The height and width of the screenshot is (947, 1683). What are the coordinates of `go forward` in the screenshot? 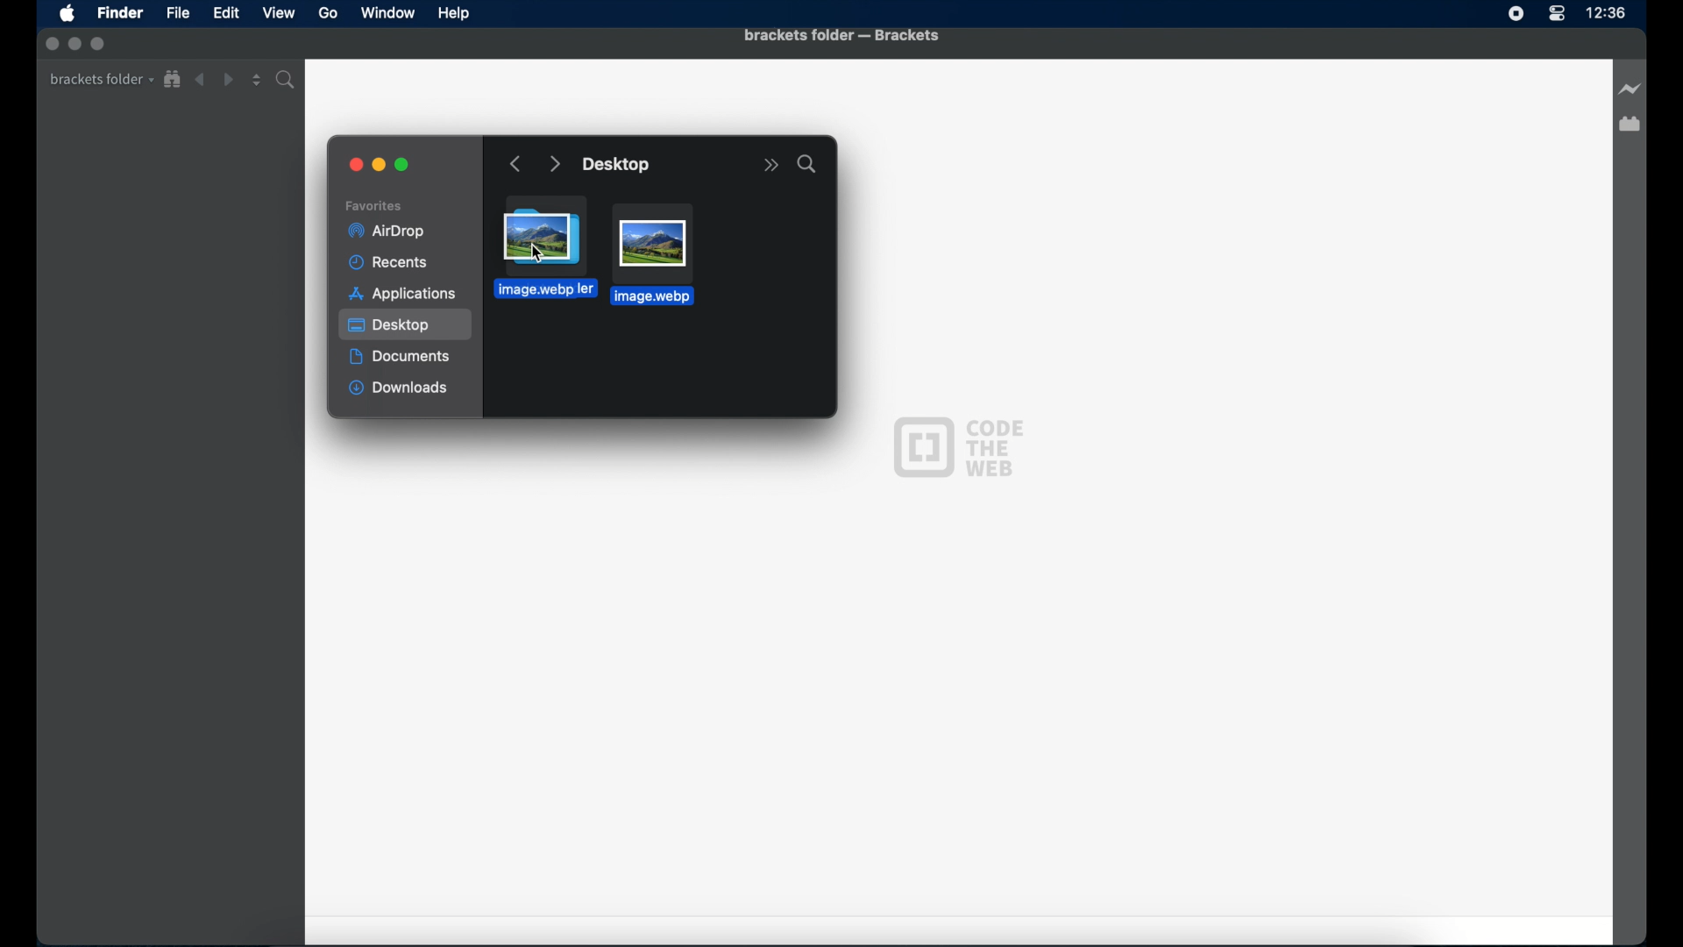 It's located at (554, 165).